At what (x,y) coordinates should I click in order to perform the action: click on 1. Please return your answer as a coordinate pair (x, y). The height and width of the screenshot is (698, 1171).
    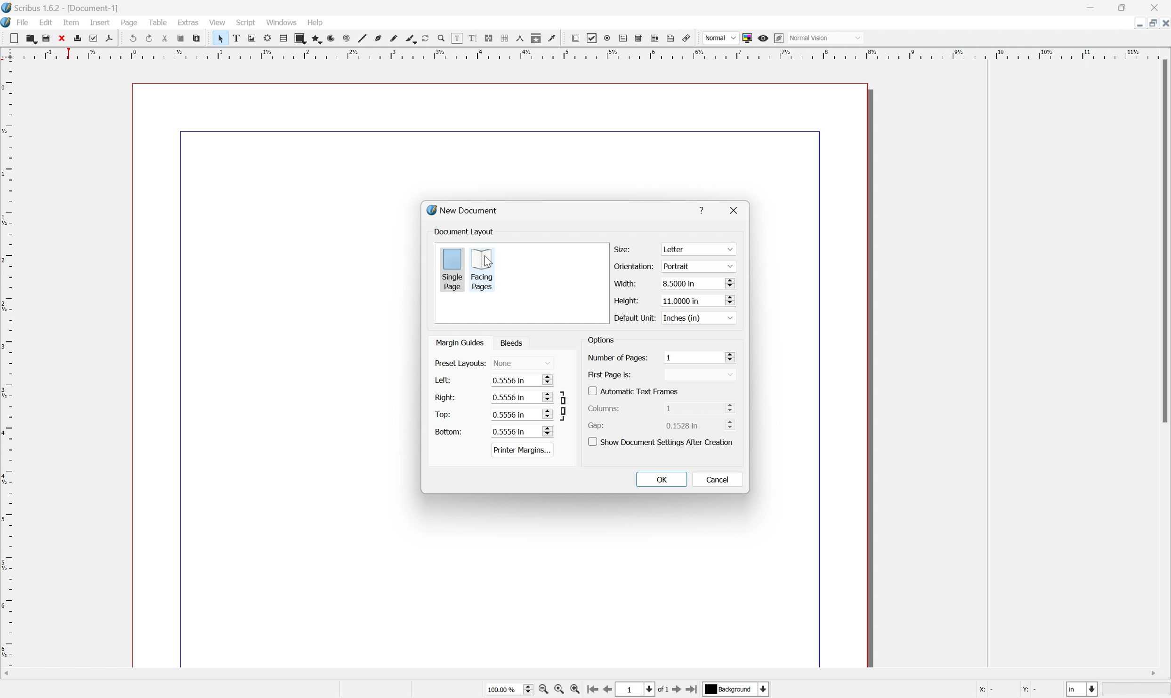
    Looking at the image, I should click on (699, 407).